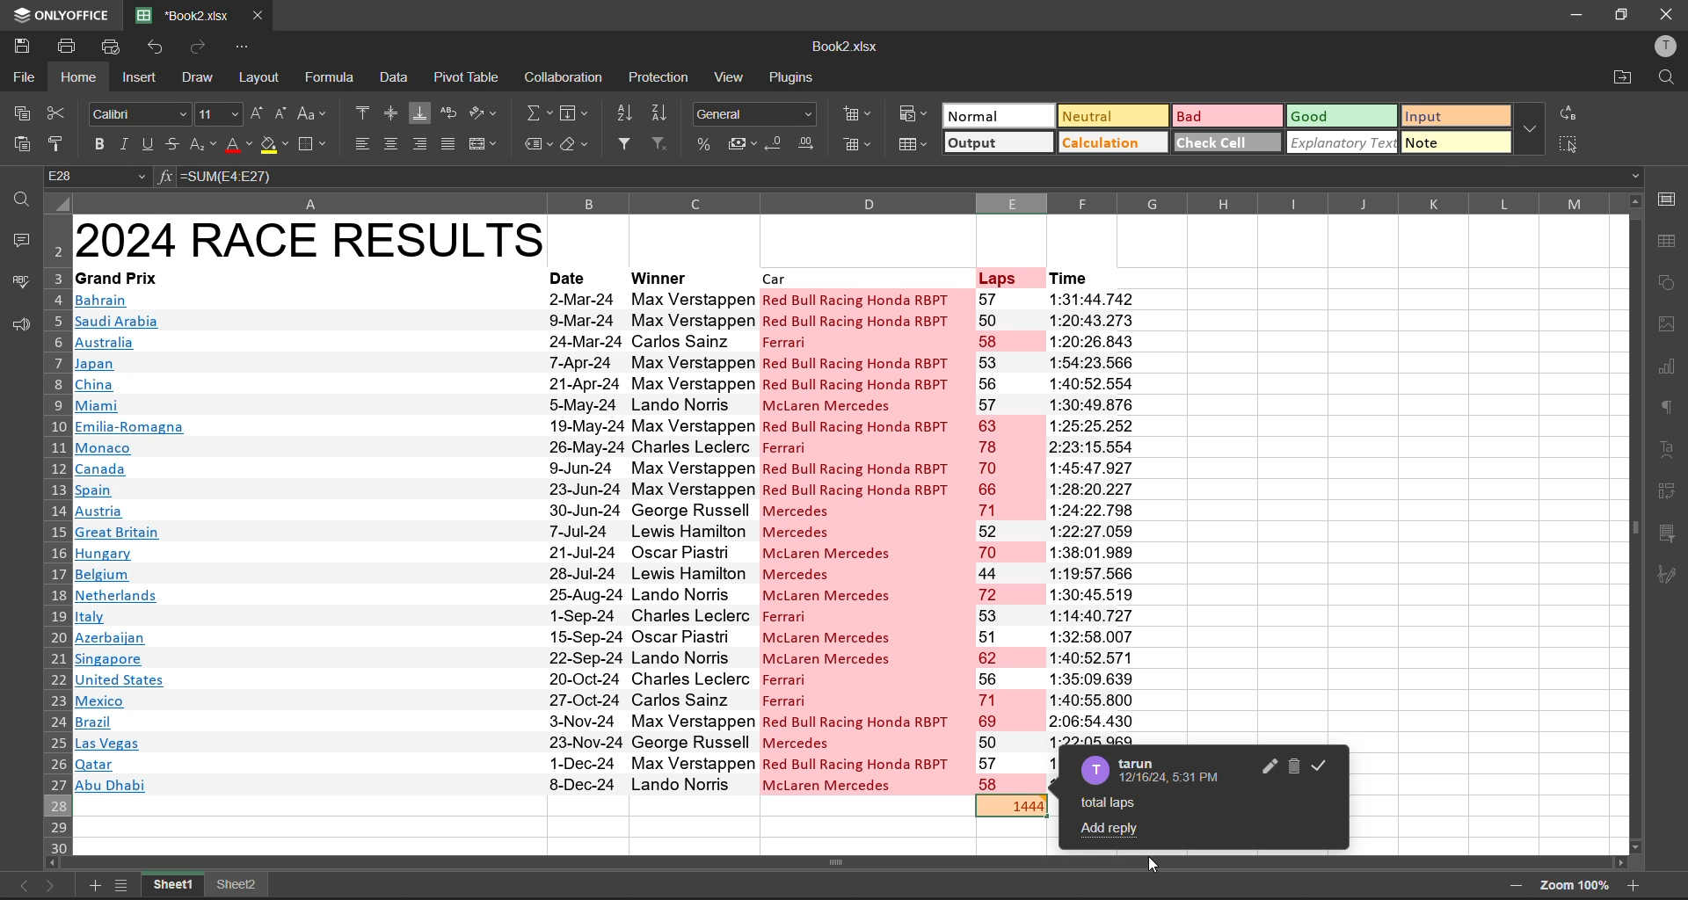  I want to click on column name, so click(839, 202).